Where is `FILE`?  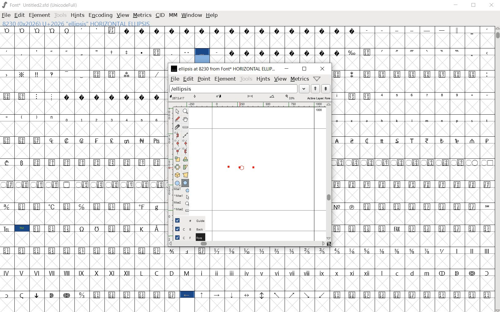
FILE is located at coordinates (6, 15).